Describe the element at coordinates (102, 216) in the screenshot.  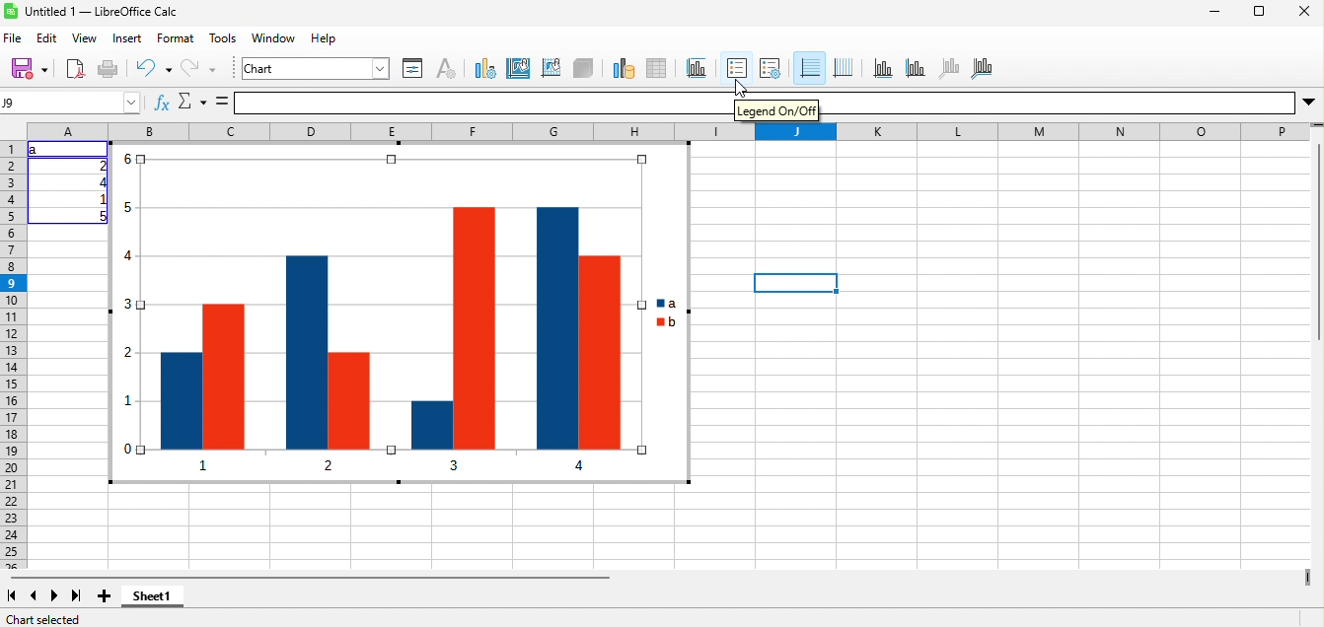
I see `5` at that location.